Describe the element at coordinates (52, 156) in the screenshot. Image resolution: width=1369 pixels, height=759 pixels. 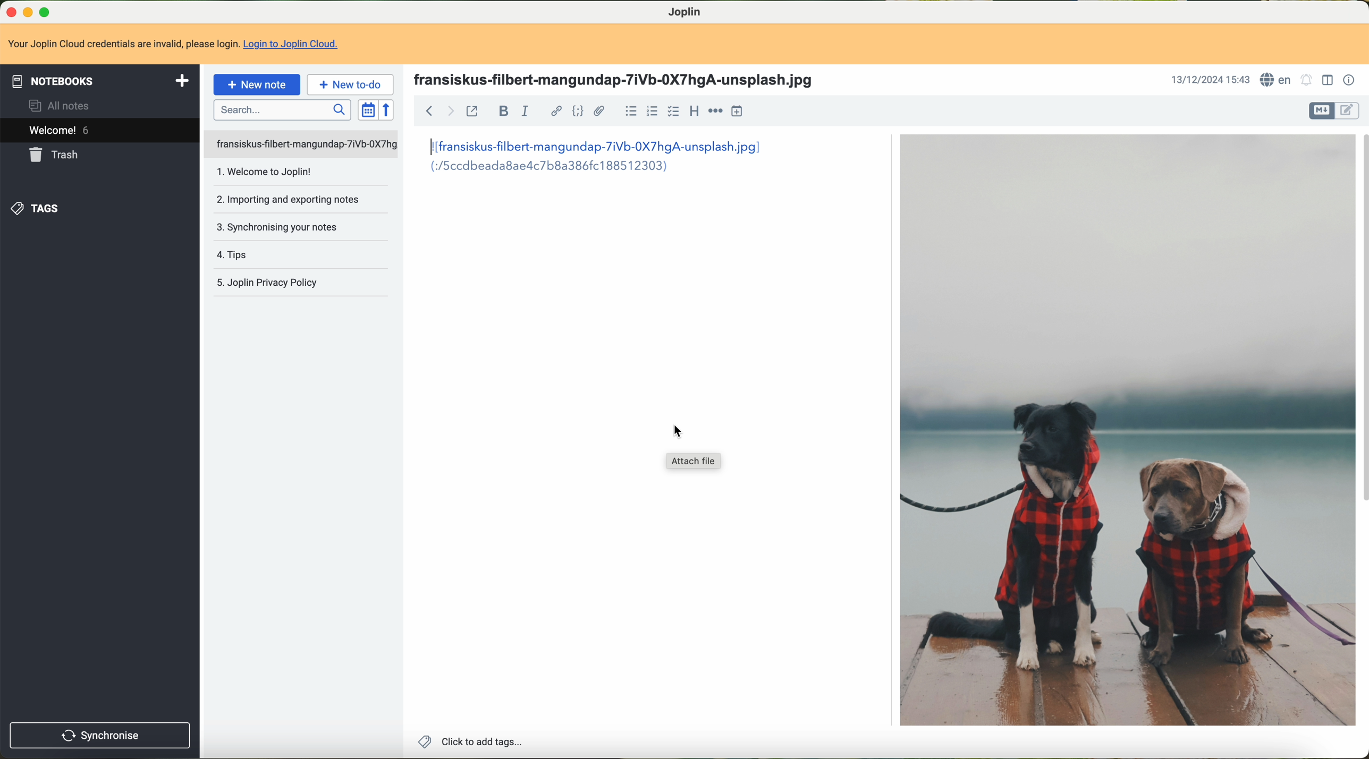
I see `trash` at that location.